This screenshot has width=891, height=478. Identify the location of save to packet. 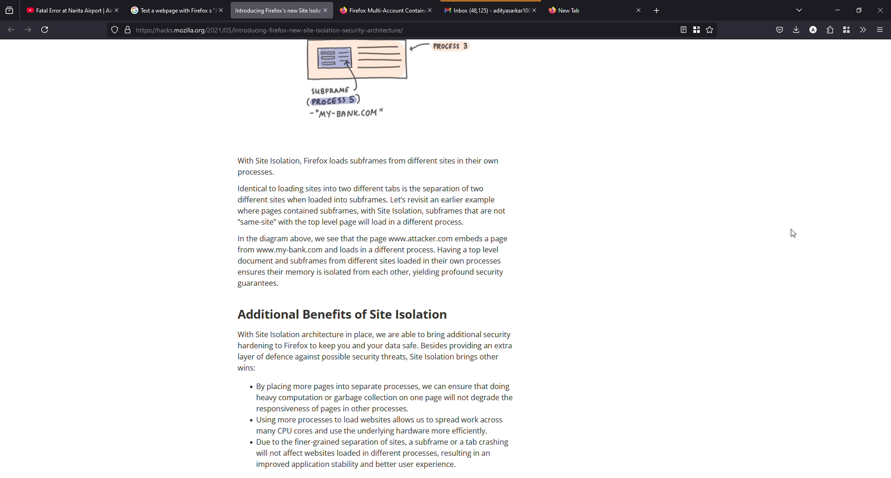
(780, 29).